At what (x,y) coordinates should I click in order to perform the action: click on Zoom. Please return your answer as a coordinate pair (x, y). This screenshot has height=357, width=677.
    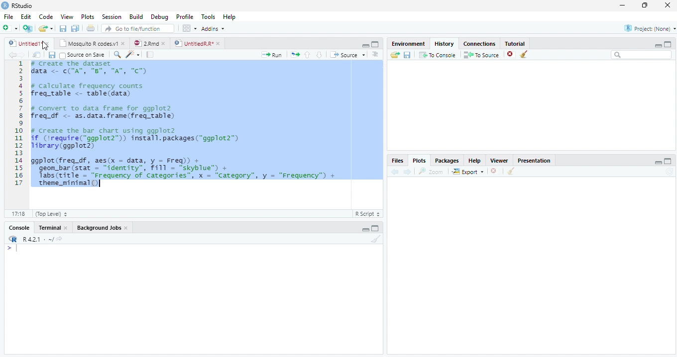
    Looking at the image, I should click on (432, 173).